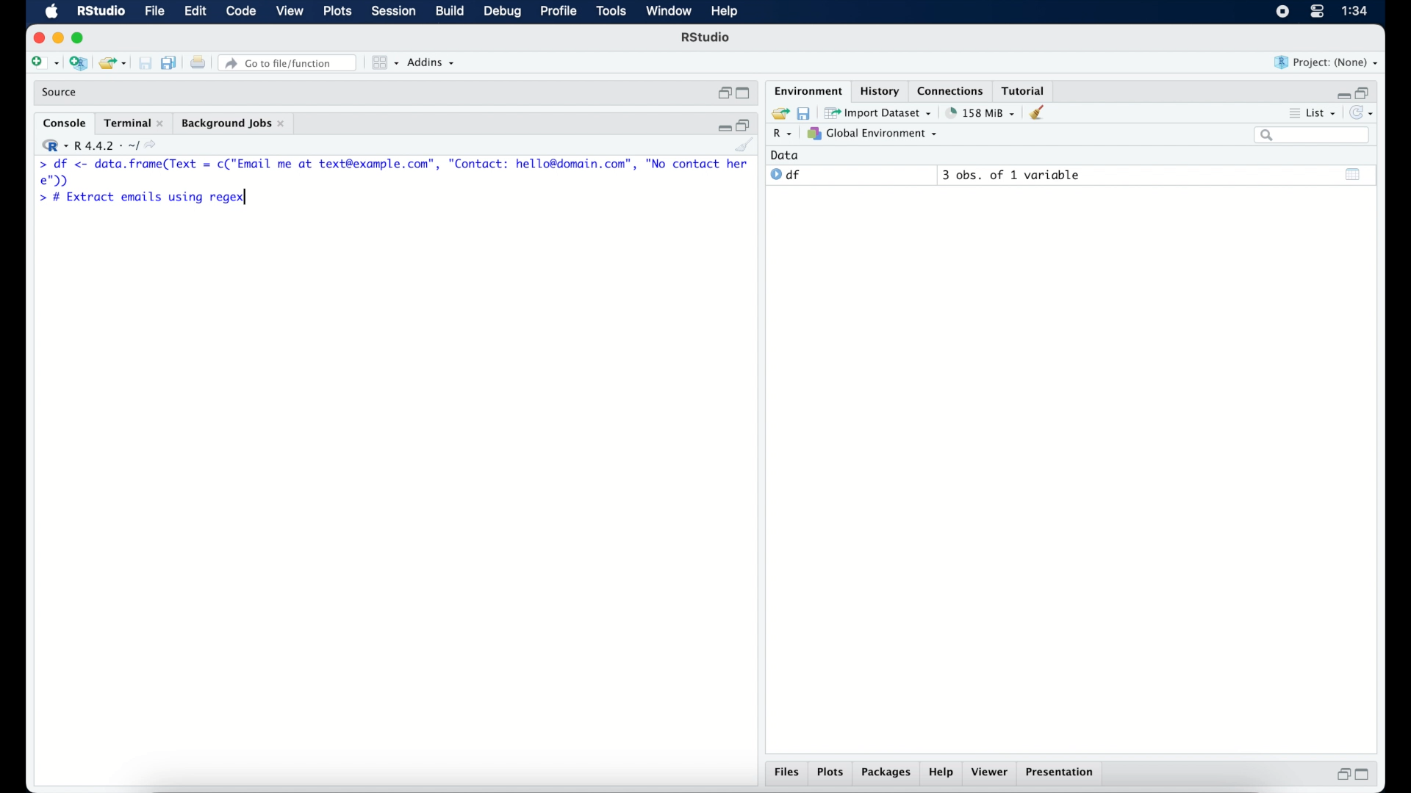 The image size is (1411, 793). Describe the element at coordinates (450, 12) in the screenshot. I see `build` at that location.